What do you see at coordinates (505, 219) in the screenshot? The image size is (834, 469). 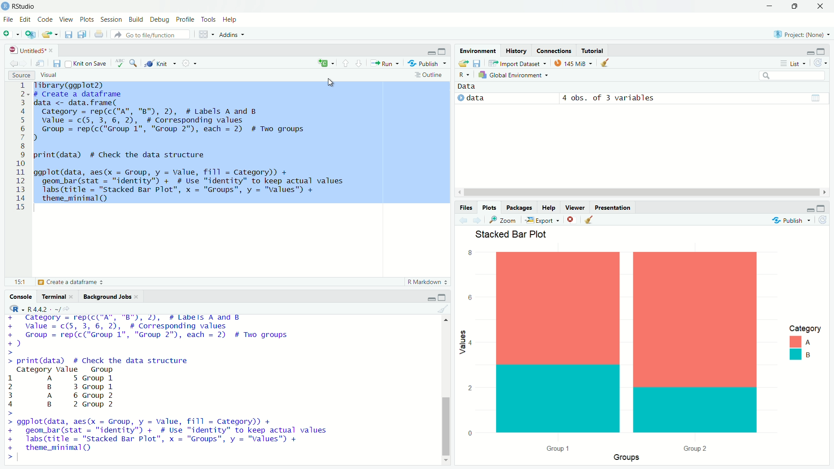 I see `Zoom` at bounding box center [505, 219].